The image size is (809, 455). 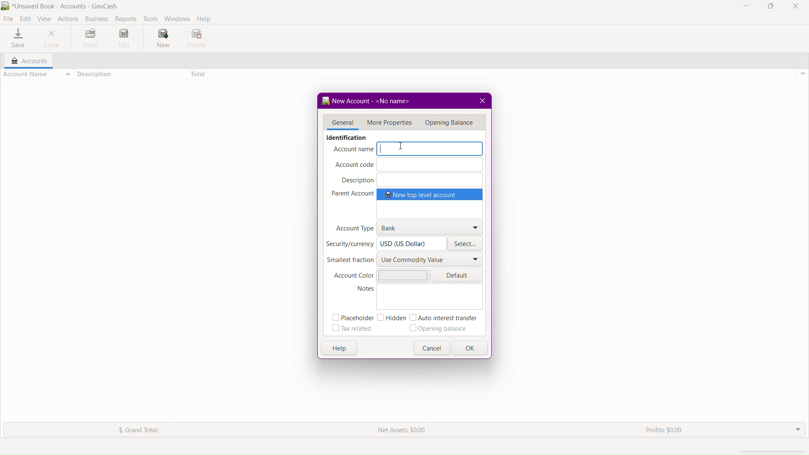 What do you see at coordinates (18, 37) in the screenshot?
I see `Save` at bounding box center [18, 37].